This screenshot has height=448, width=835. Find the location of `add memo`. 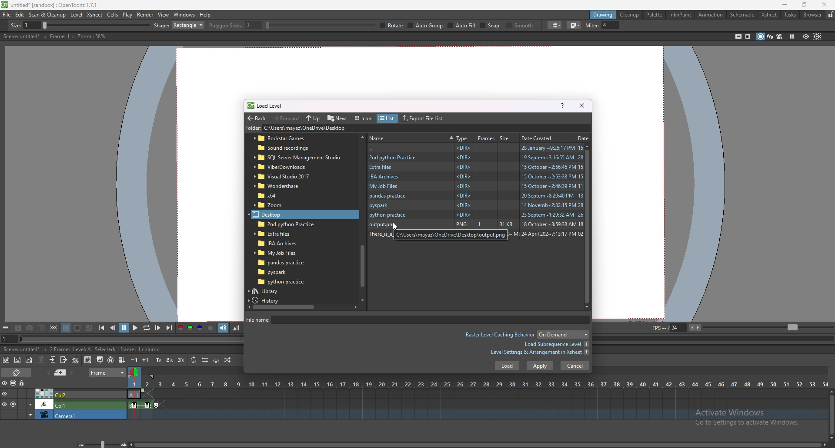

add memo is located at coordinates (60, 372).